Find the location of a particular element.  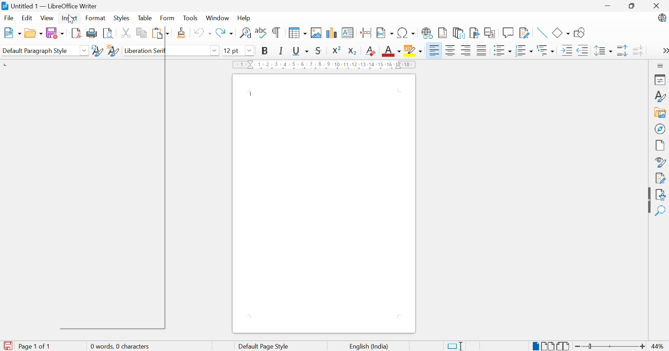

Italic is located at coordinates (280, 50).